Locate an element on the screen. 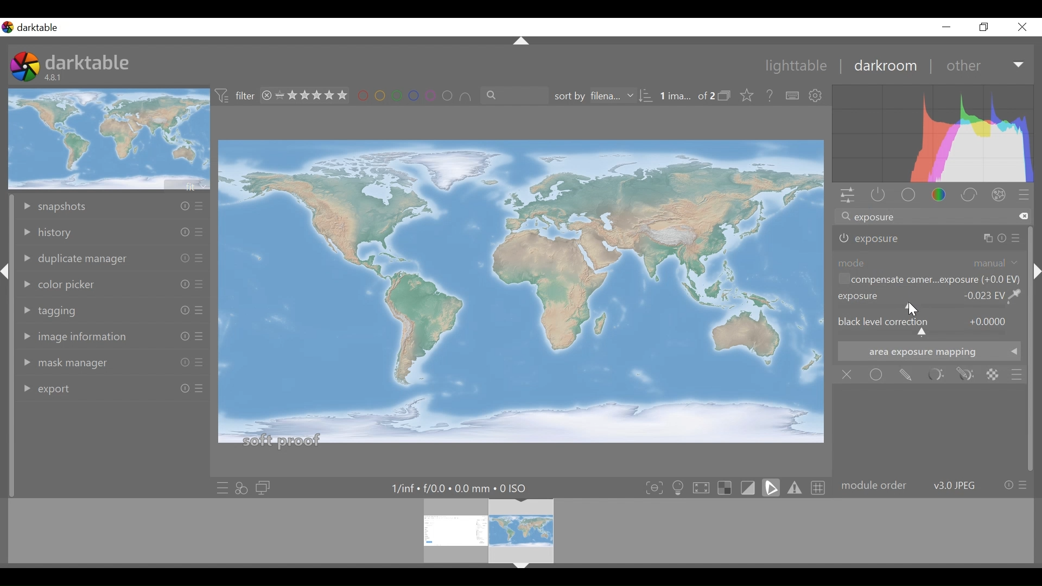 This screenshot has width=1042, height=586.  is located at coordinates (182, 206).